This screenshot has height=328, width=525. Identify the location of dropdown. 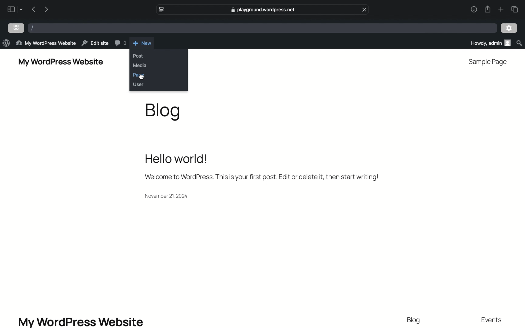
(21, 9).